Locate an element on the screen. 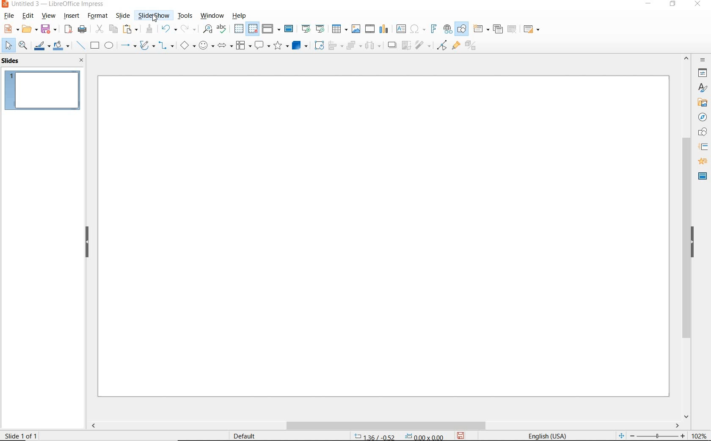 The width and height of the screenshot is (711, 441). RESTORE DOWN is located at coordinates (673, 4).